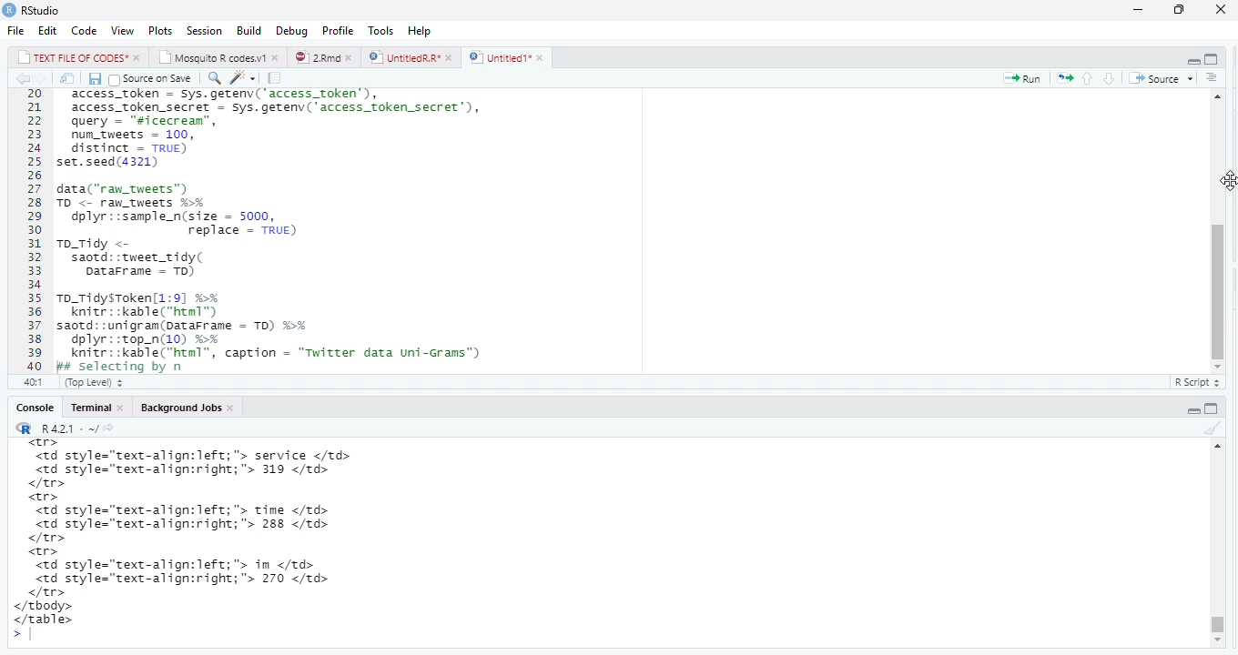  I want to click on  RStudio, so click(51, 10).